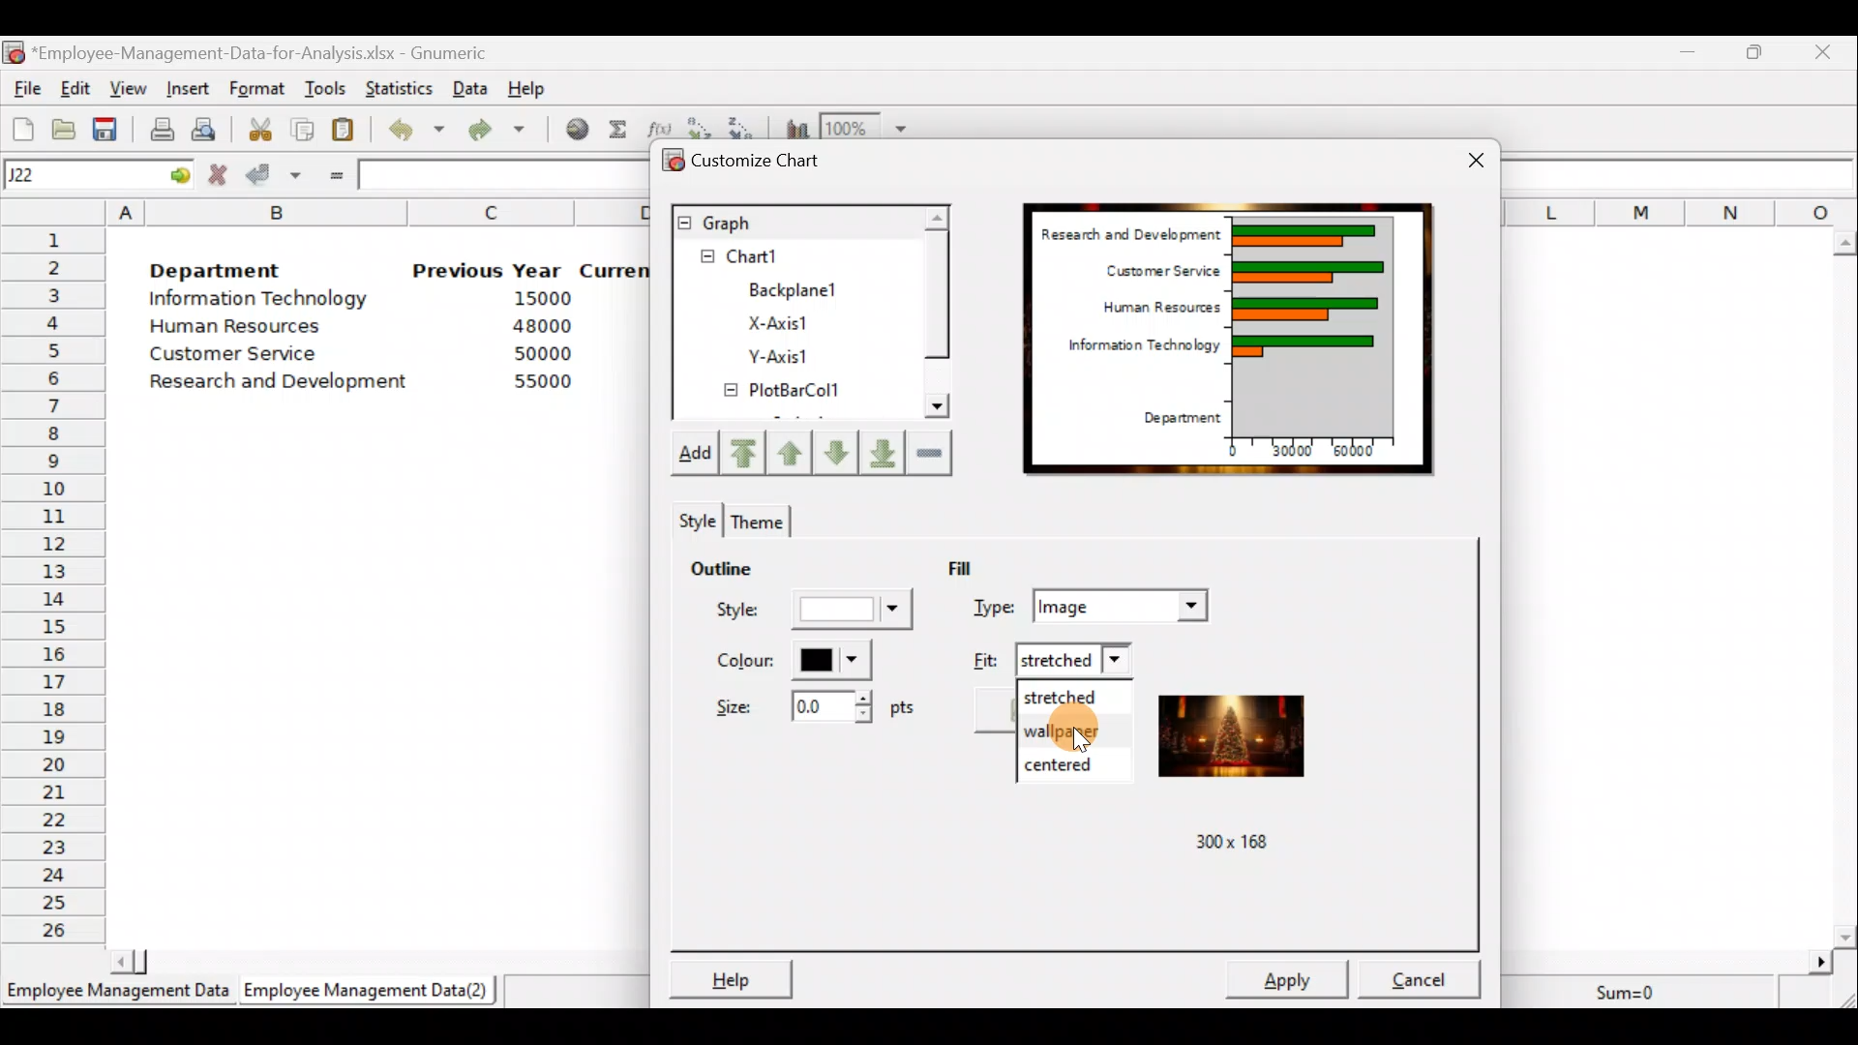  I want to click on Fill, so click(984, 566).